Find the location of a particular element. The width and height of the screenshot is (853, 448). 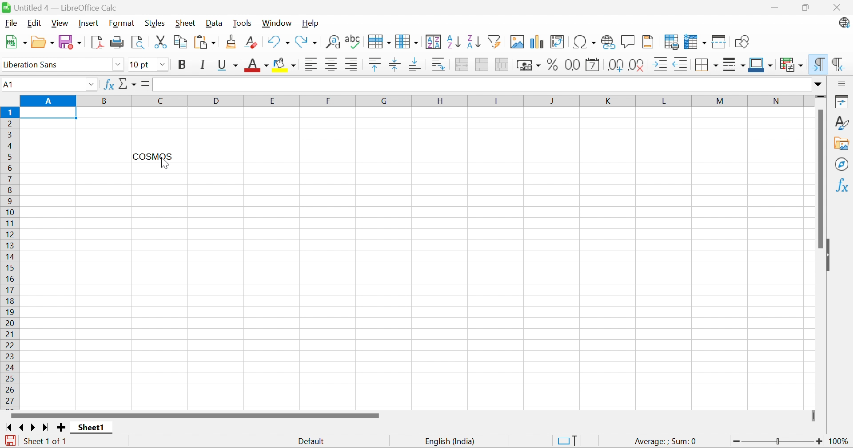

Help is located at coordinates (312, 24).